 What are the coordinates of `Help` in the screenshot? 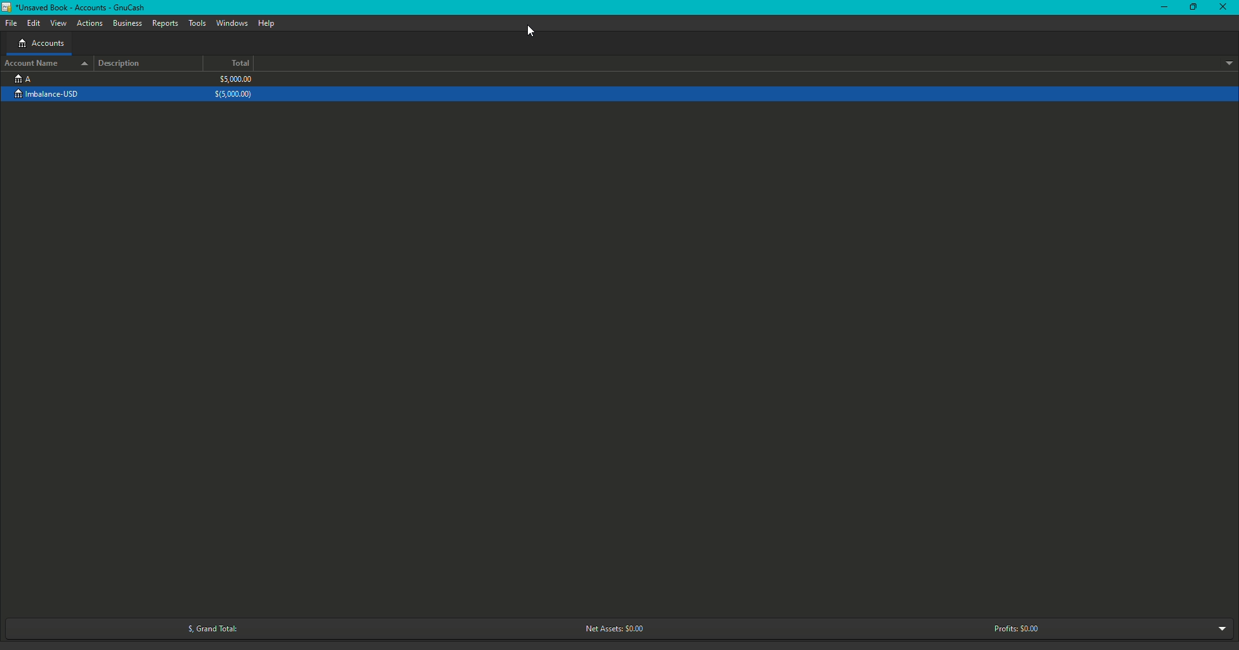 It's located at (266, 23).